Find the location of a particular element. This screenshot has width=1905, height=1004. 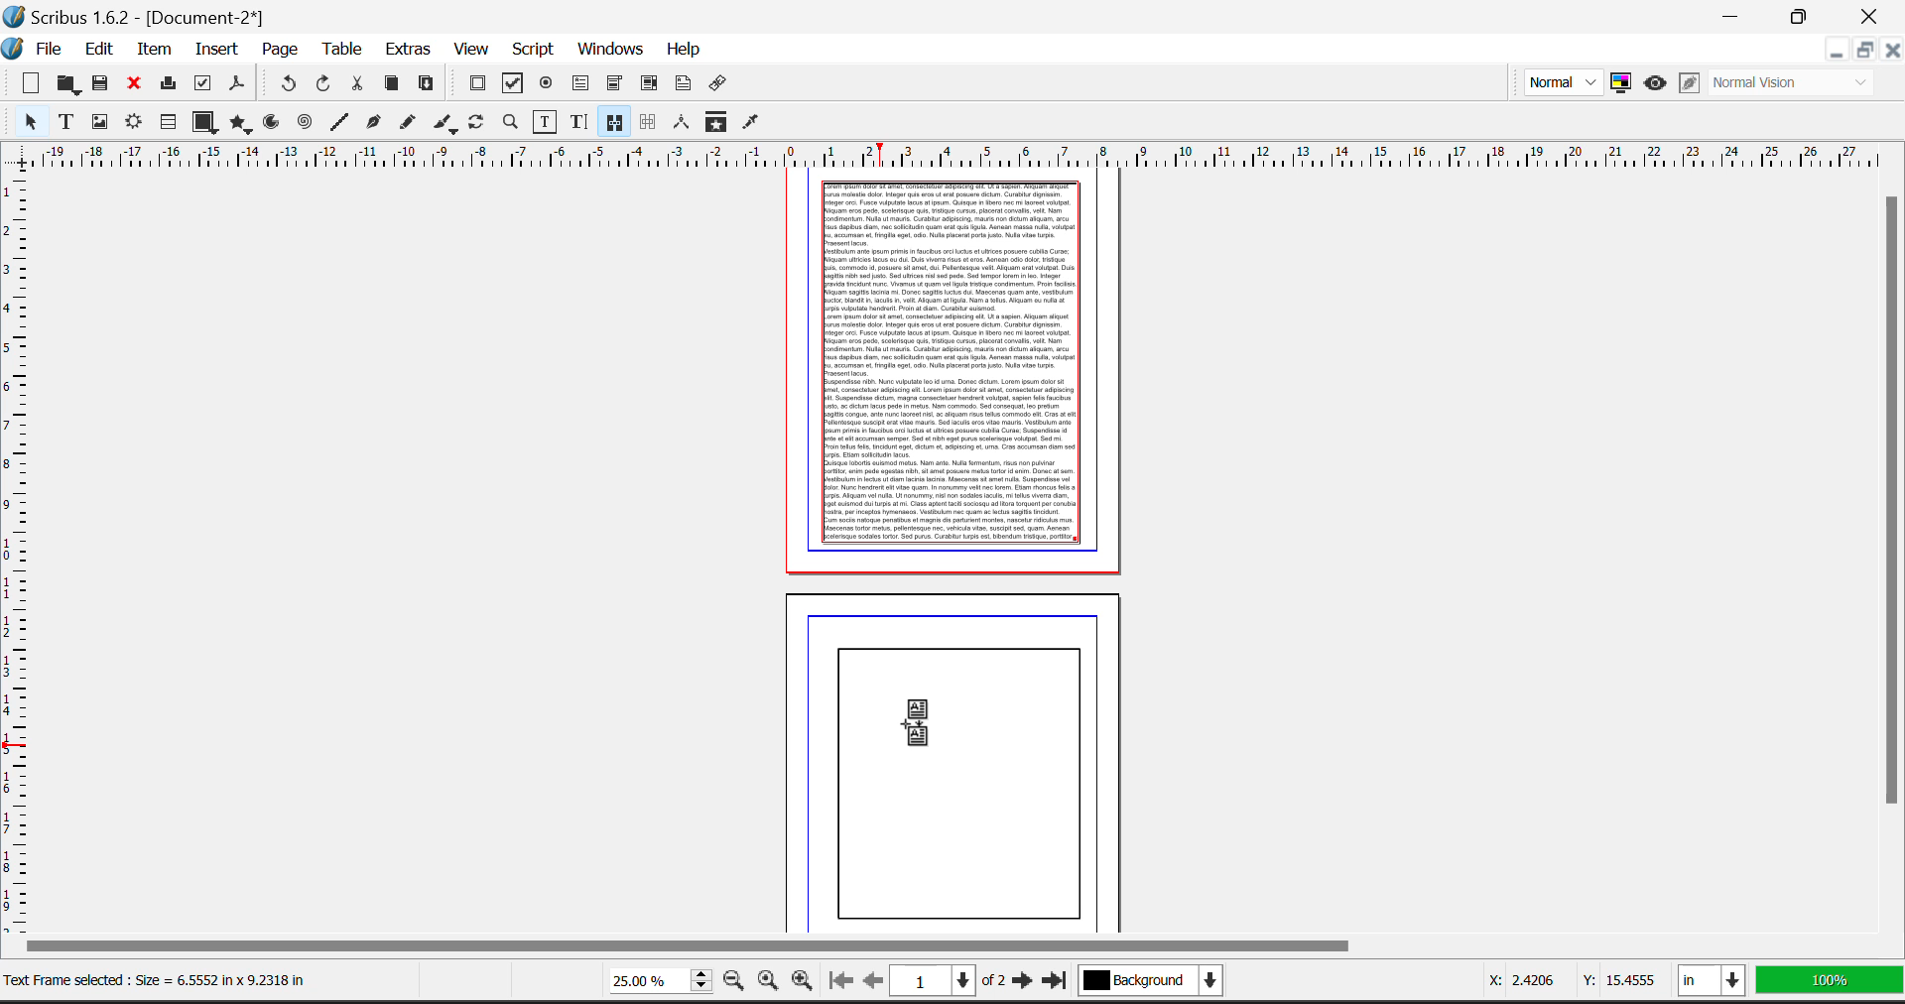

Link Text Frames is located at coordinates (614, 121).